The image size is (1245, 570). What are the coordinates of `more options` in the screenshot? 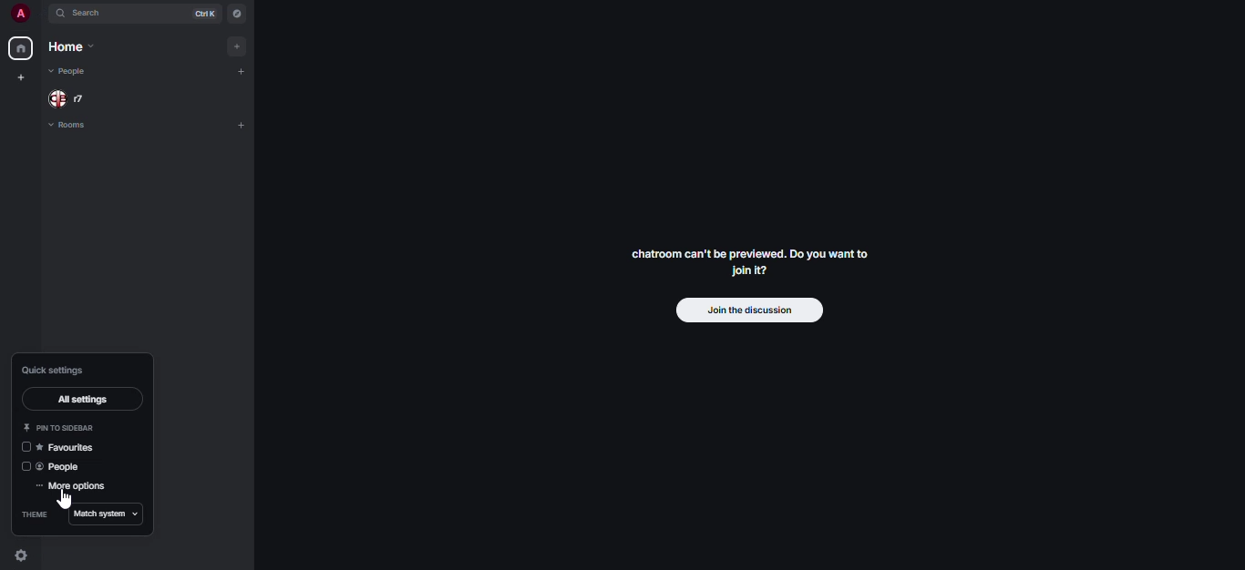 It's located at (77, 486).